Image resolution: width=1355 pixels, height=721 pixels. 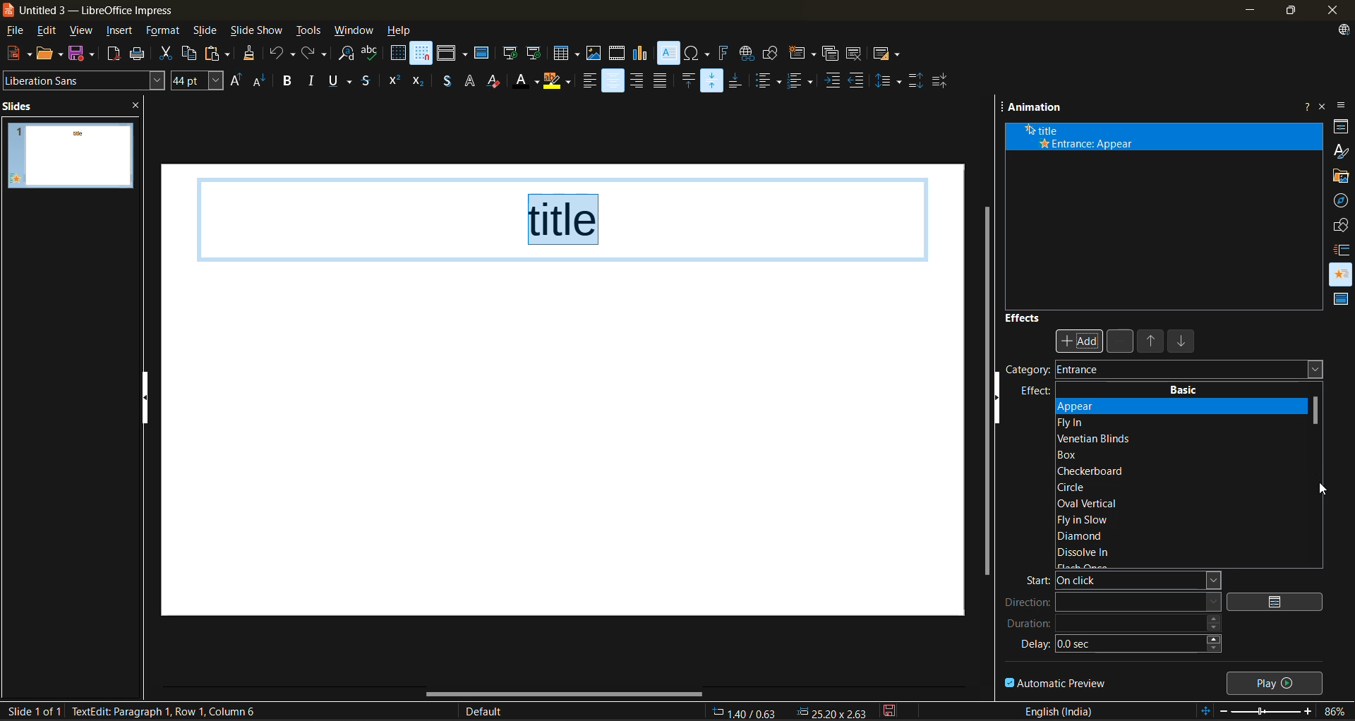 What do you see at coordinates (8, 9) in the screenshot?
I see `logo` at bounding box center [8, 9].